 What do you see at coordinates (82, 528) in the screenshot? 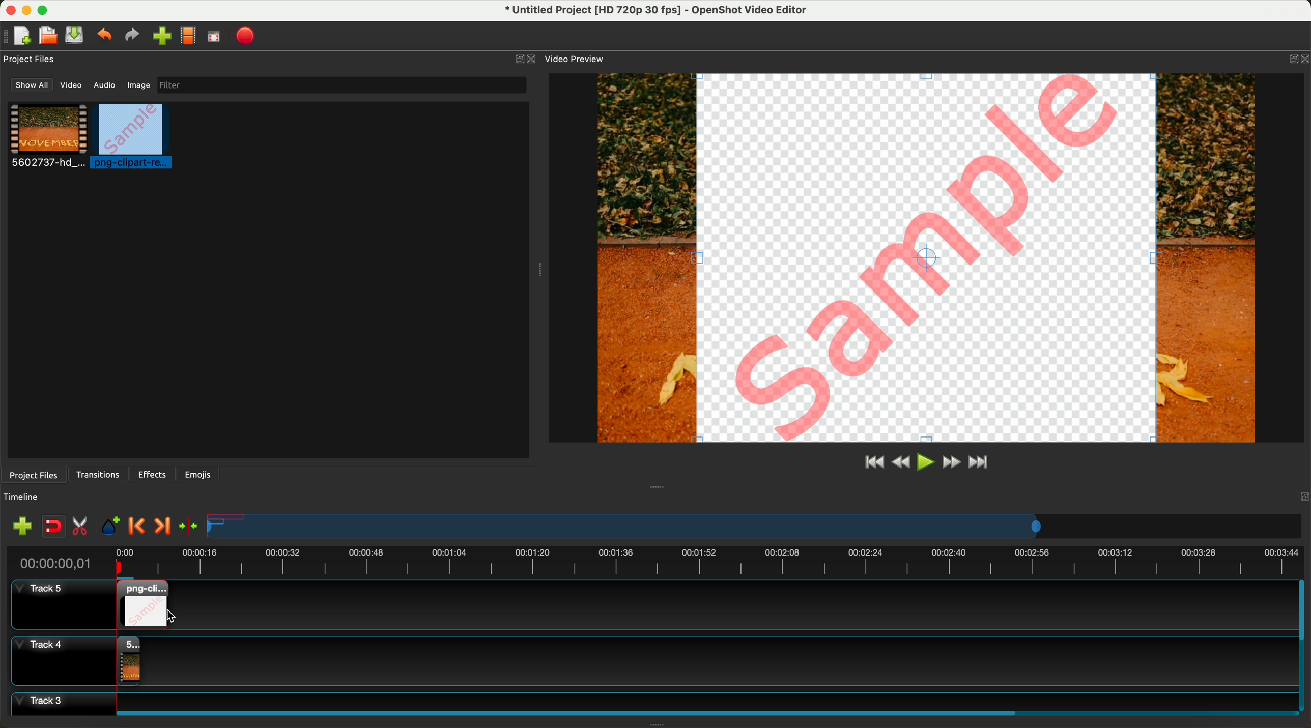
I see `enable razor` at bounding box center [82, 528].